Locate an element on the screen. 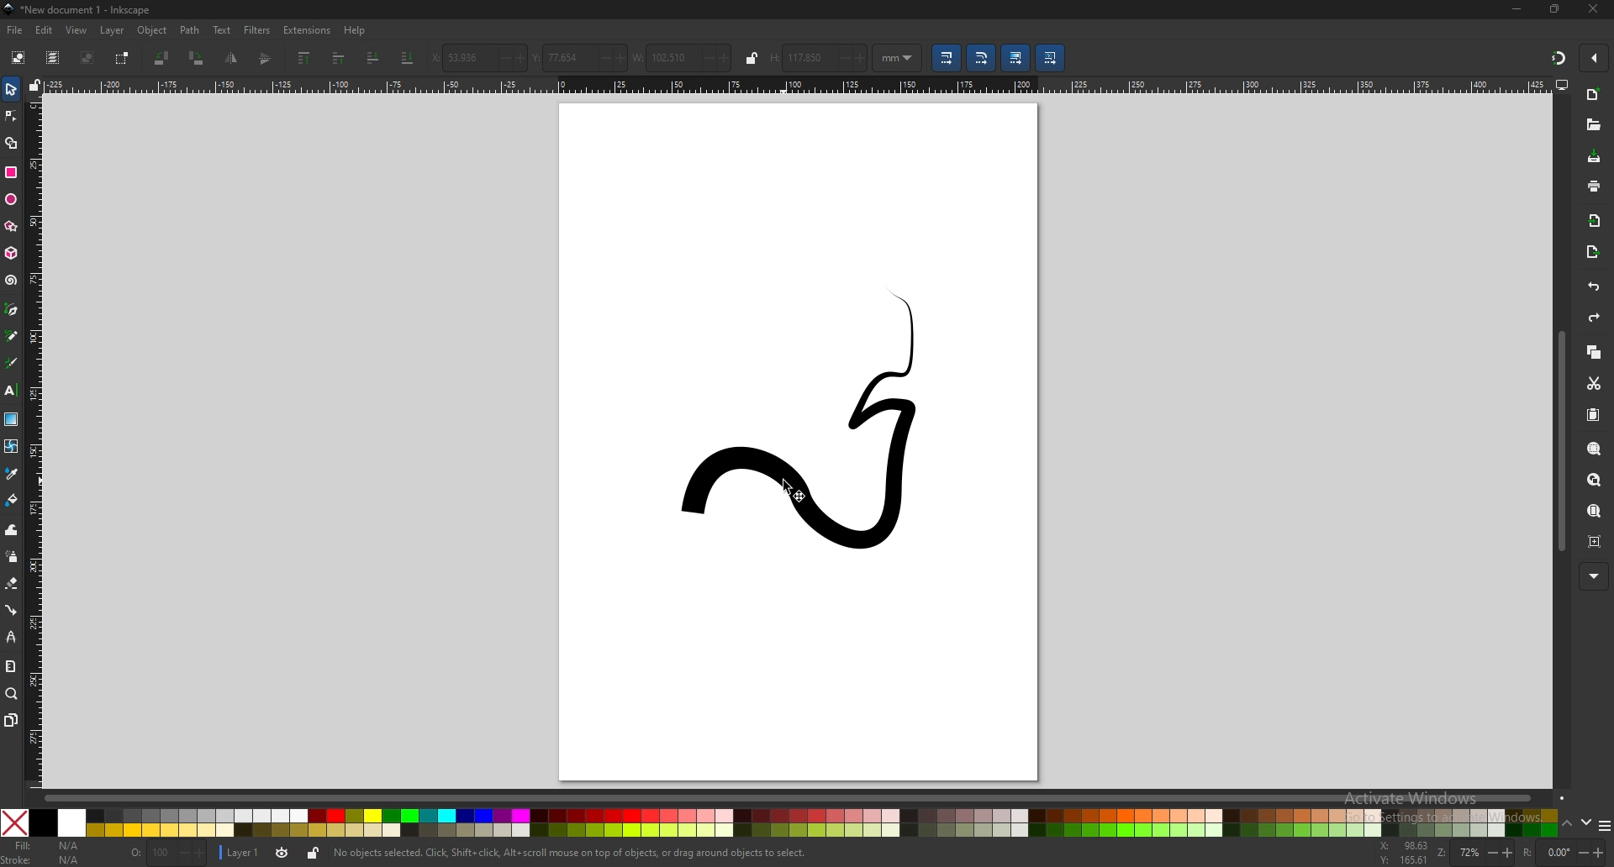  raise selection one step is located at coordinates (338, 59).